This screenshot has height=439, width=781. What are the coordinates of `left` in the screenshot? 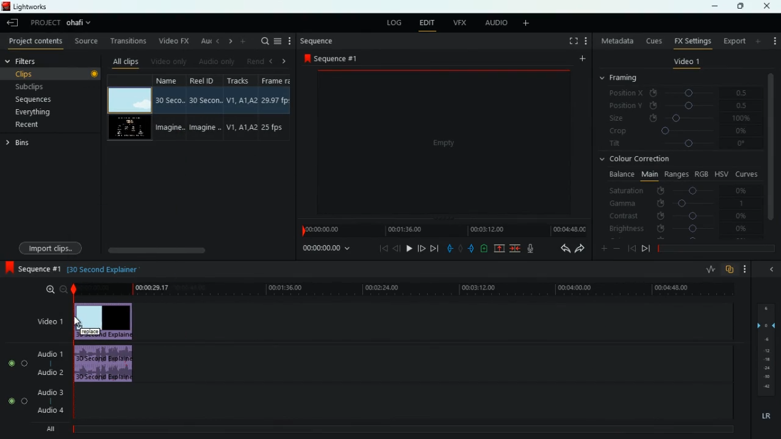 It's located at (272, 60).